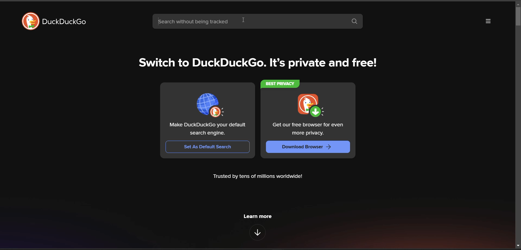 The image size is (521, 250). What do you see at coordinates (259, 63) in the screenshot?
I see `Switch to DuckDuckGo. It’s private and free!` at bounding box center [259, 63].